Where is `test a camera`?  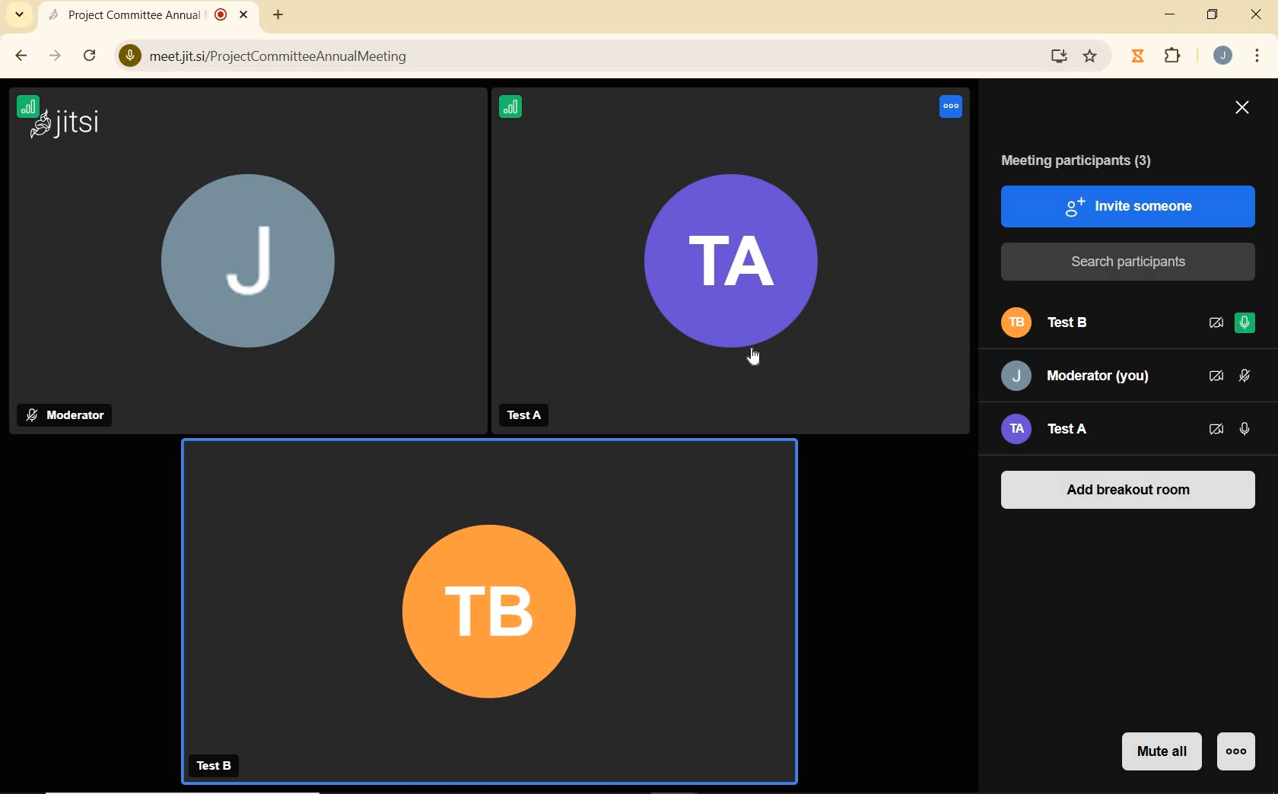 test a camera is located at coordinates (733, 278).